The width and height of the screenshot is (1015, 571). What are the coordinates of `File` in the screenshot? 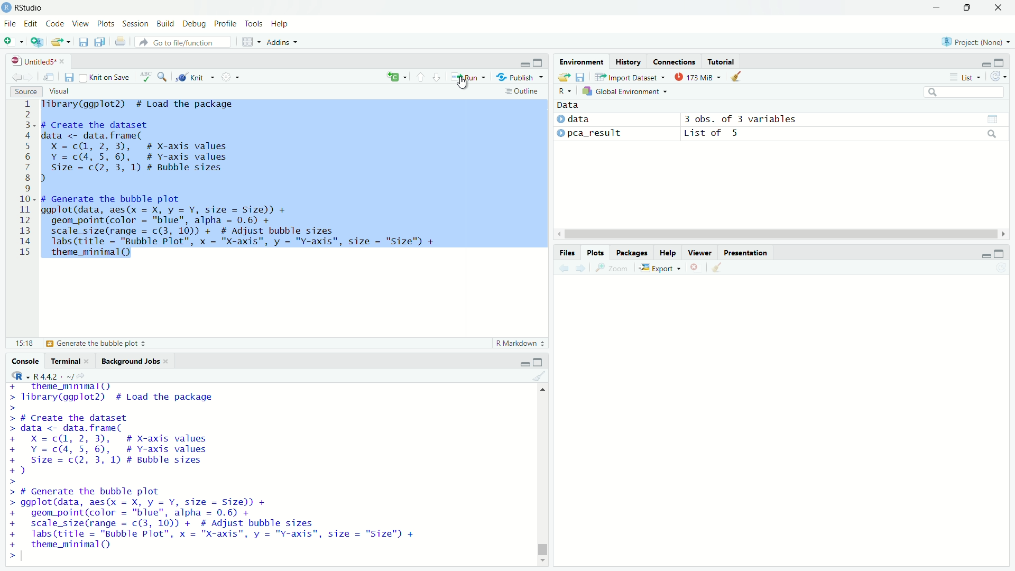 It's located at (11, 24).